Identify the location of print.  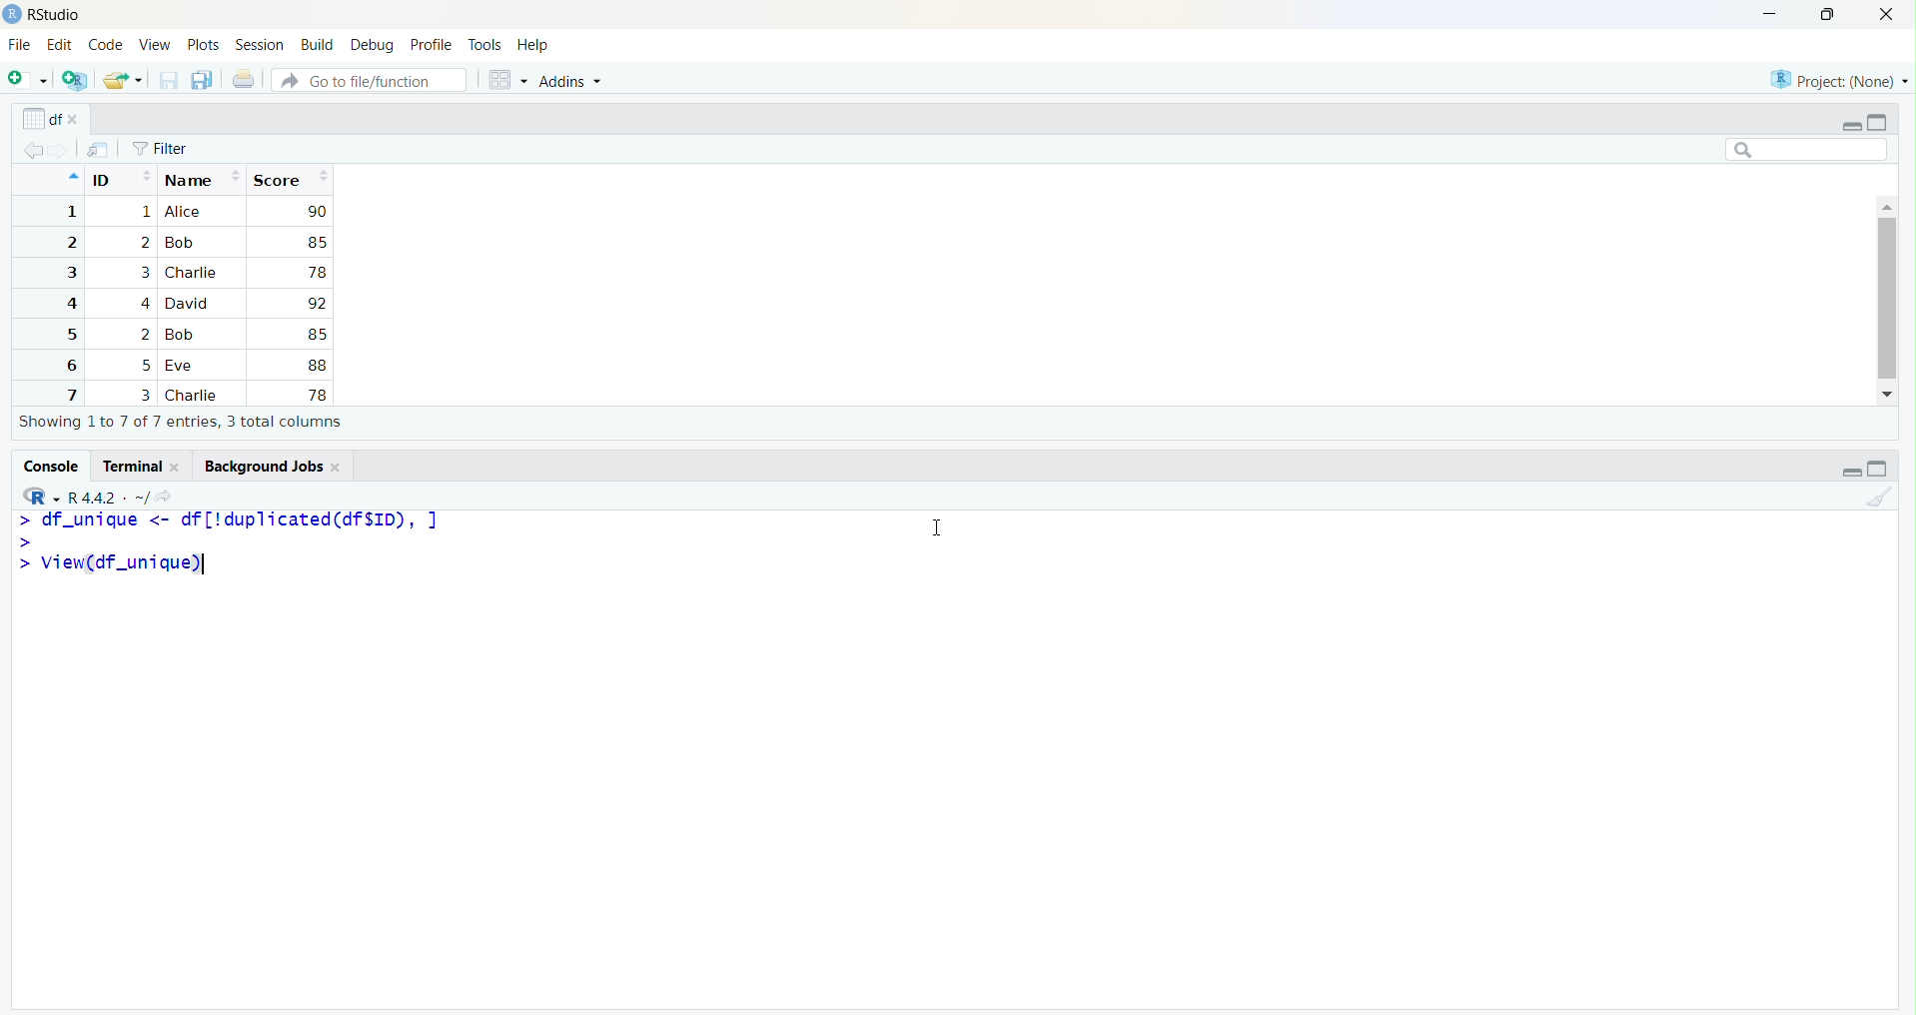
(244, 79).